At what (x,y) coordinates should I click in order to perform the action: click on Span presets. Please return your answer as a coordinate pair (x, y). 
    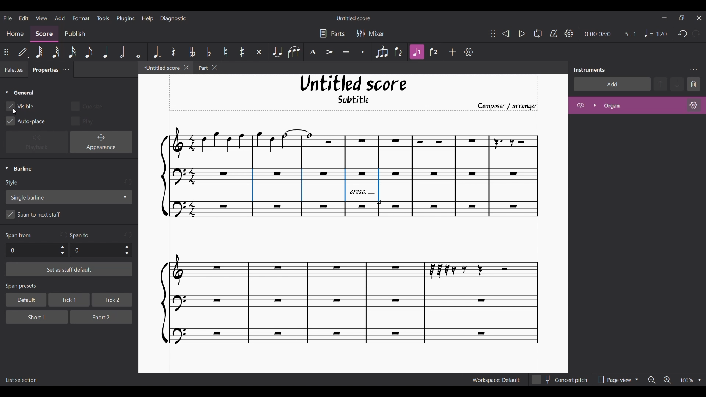
    Looking at the image, I should click on (69, 287).